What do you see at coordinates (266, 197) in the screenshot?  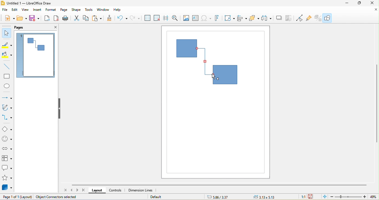 I see `3.13 x5.13` at bounding box center [266, 197].